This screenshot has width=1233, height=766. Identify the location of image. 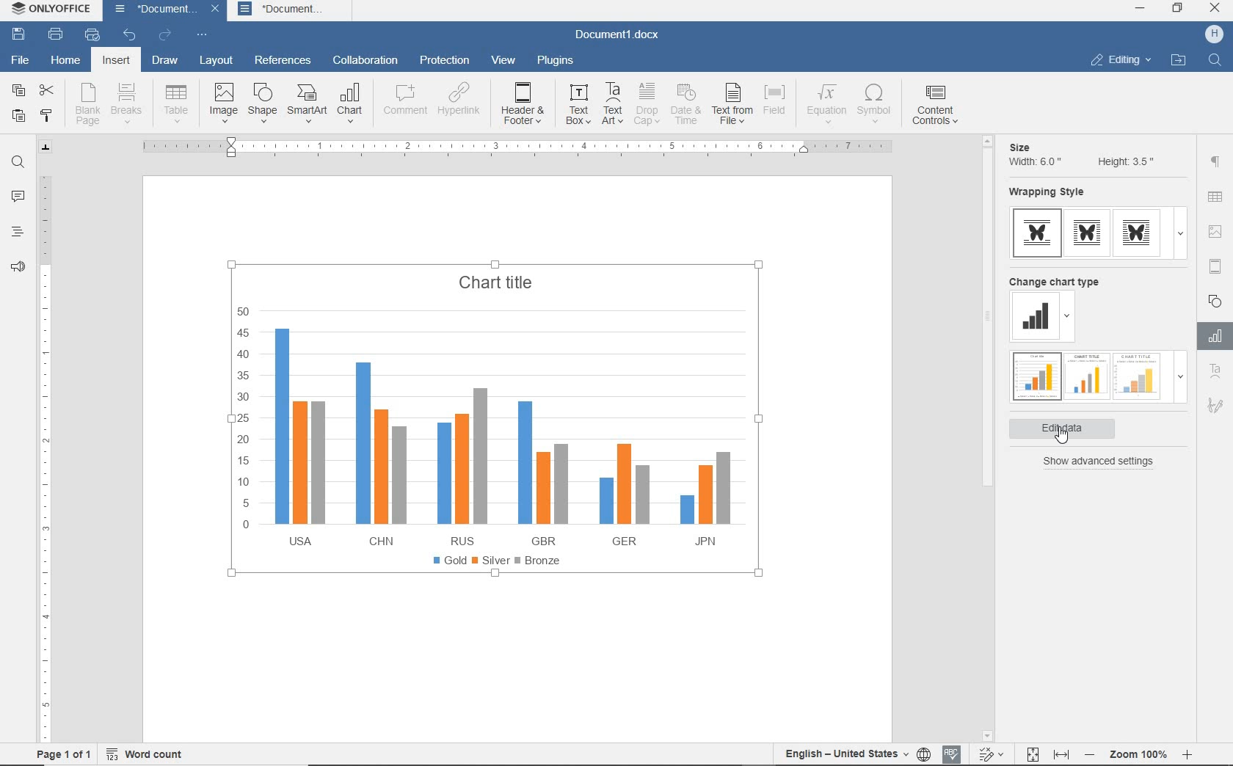
(1215, 231).